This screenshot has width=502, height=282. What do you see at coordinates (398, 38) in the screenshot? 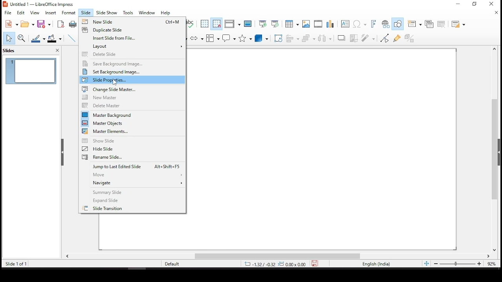
I see `show gluepoint functions` at bounding box center [398, 38].